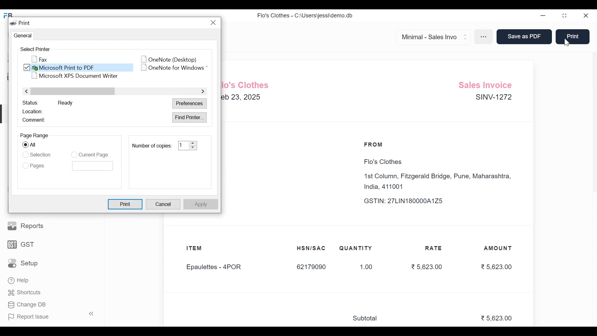  I want to click on More, so click(484, 37).